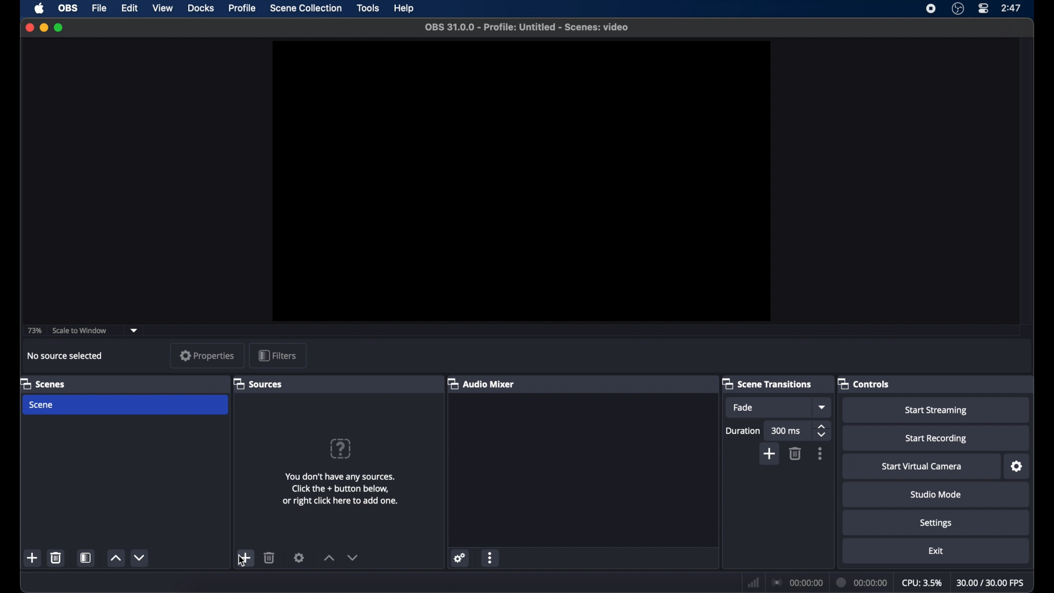 This screenshot has width=1054, height=593. What do you see at coordinates (481, 383) in the screenshot?
I see `audio mixer` at bounding box center [481, 383].